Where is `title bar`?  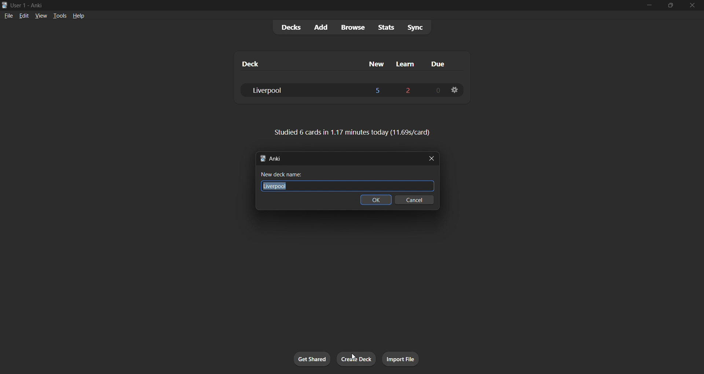 title bar is located at coordinates (311, 5).